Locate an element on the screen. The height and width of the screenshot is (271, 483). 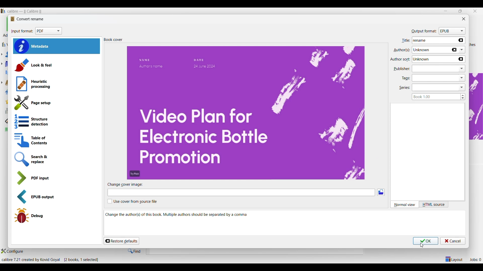
restore is located at coordinates (460, 11).